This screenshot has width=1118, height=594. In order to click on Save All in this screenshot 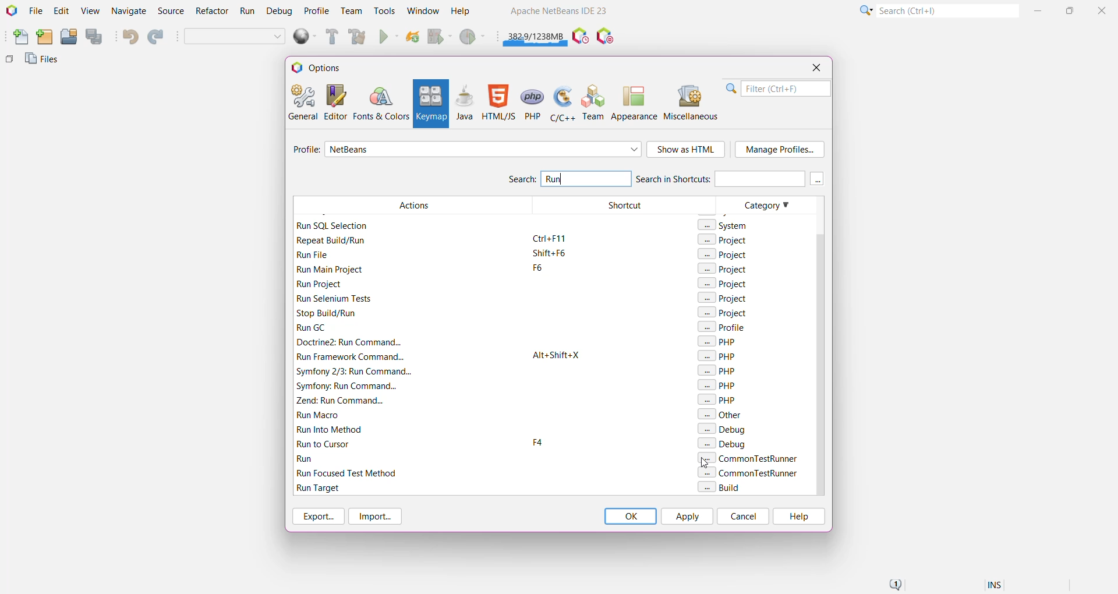, I will do `click(95, 37)`.